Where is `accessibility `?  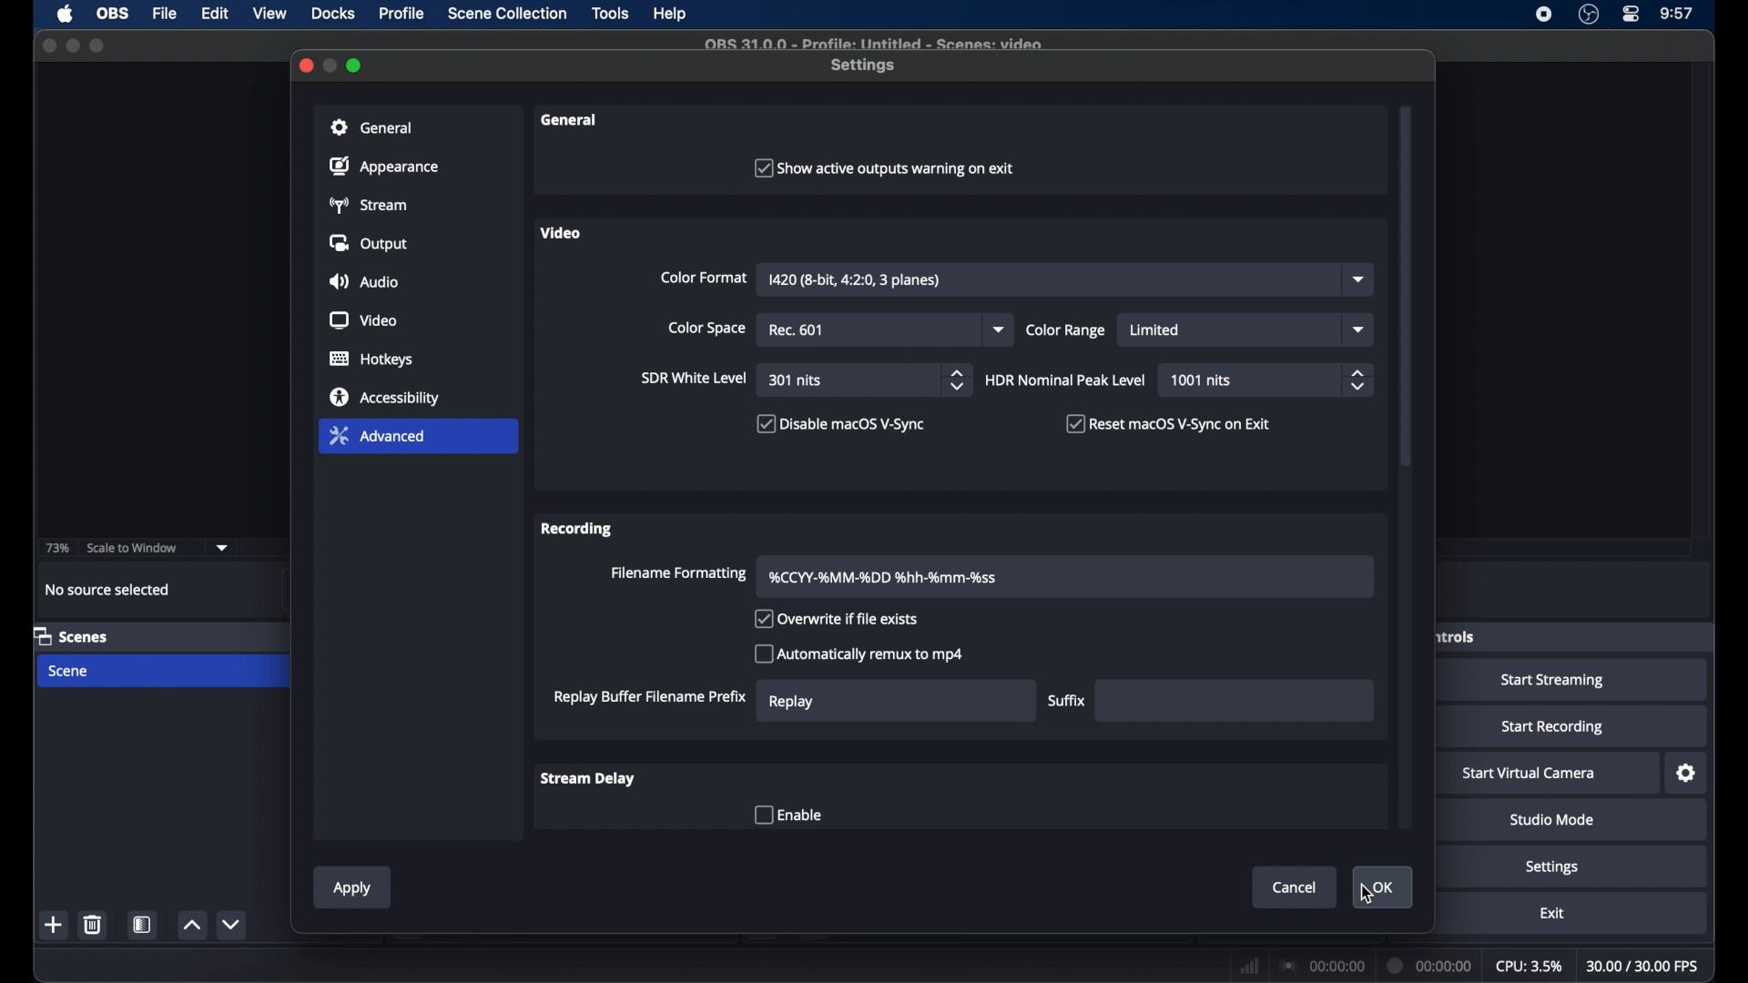 accessibility  is located at coordinates (387, 397).